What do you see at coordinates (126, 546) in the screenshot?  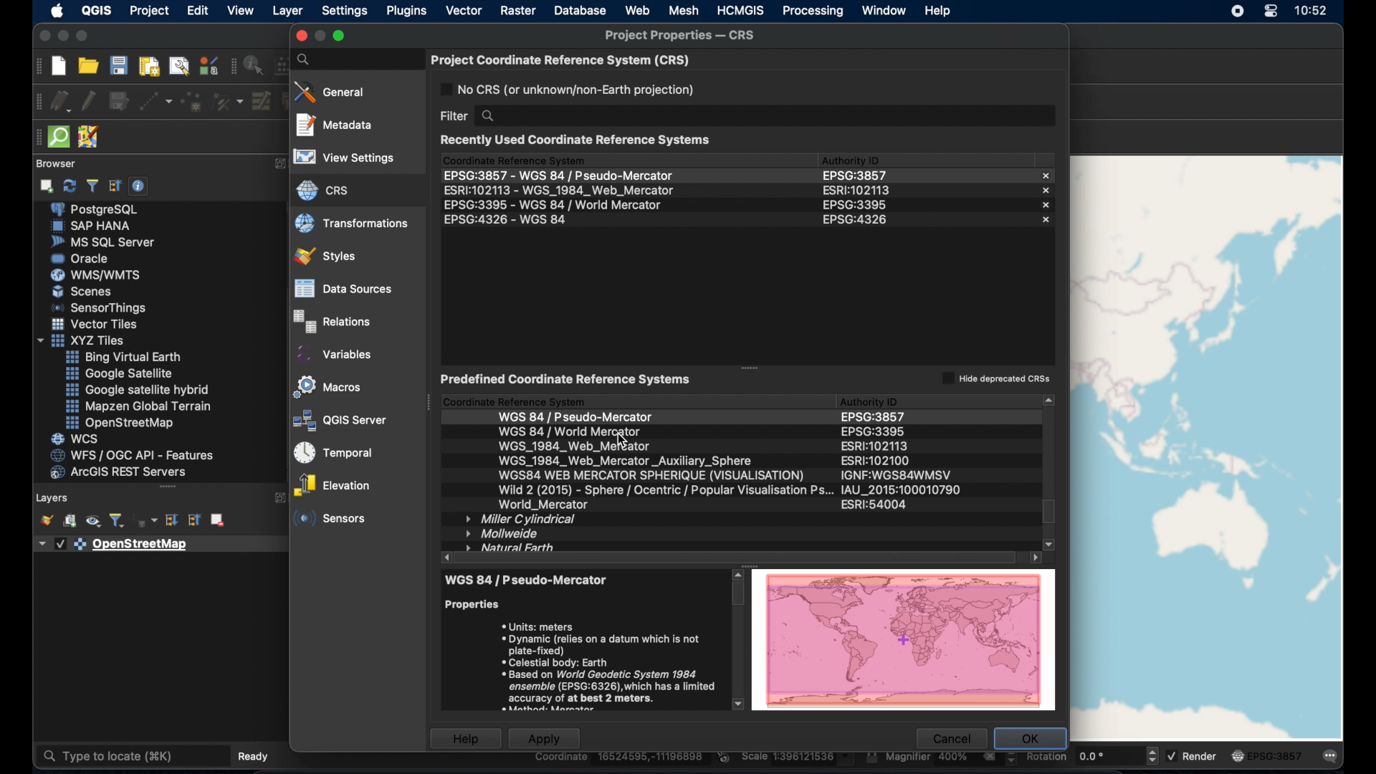 I see `openstreetmap` at bounding box center [126, 546].